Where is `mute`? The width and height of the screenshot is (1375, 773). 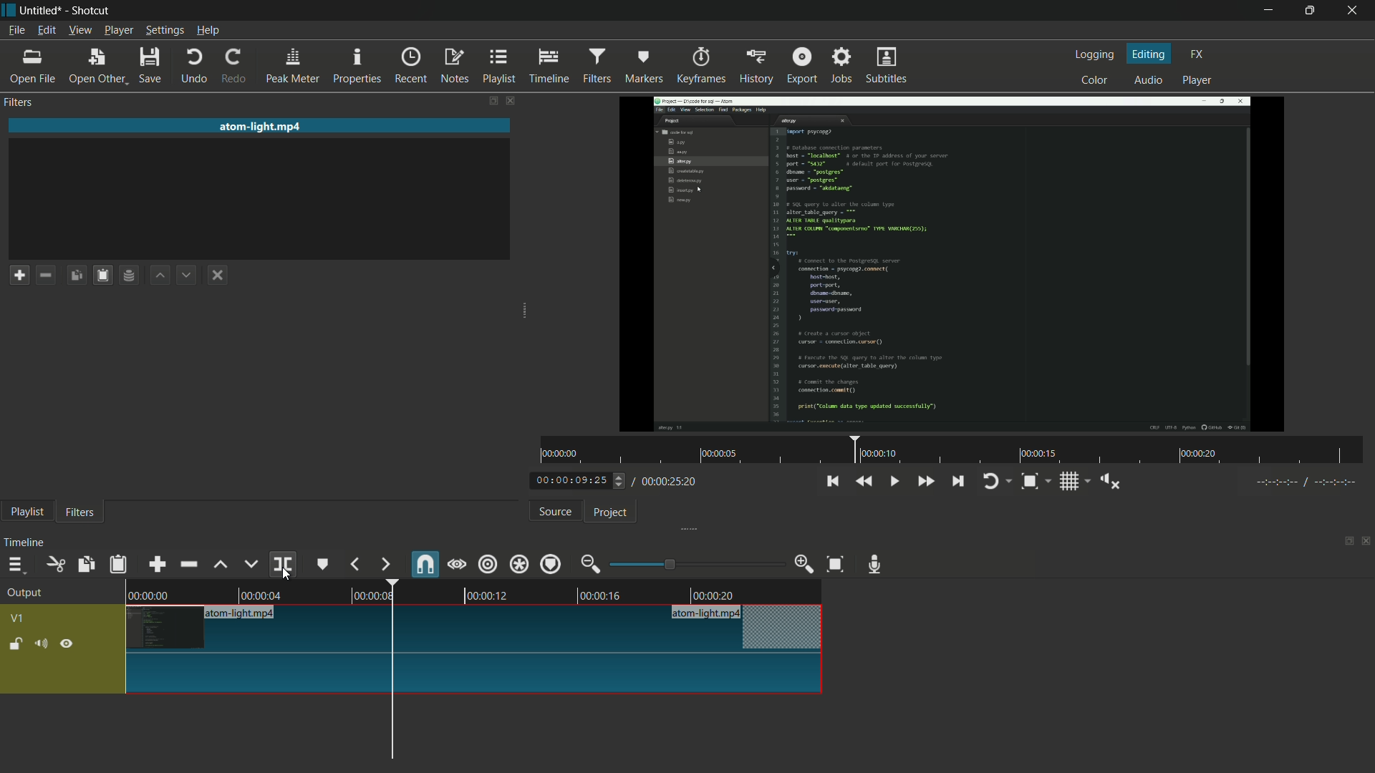 mute is located at coordinates (40, 643).